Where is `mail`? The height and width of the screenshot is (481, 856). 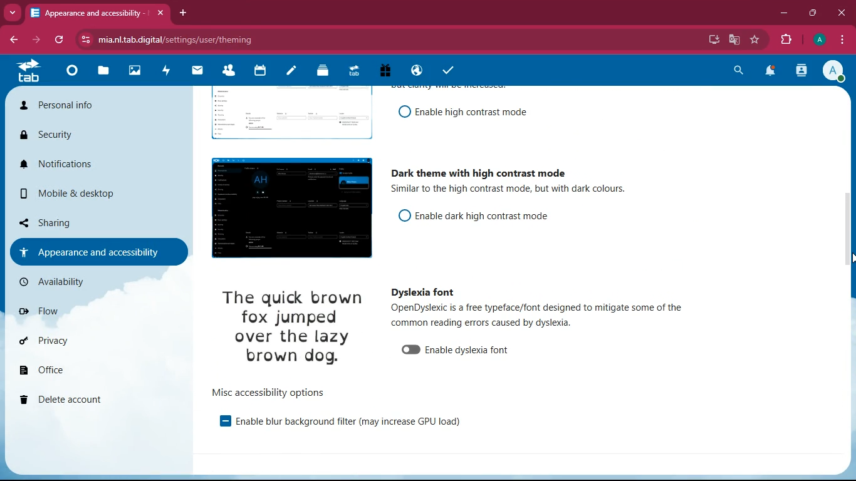 mail is located at coordinates (201, 72).